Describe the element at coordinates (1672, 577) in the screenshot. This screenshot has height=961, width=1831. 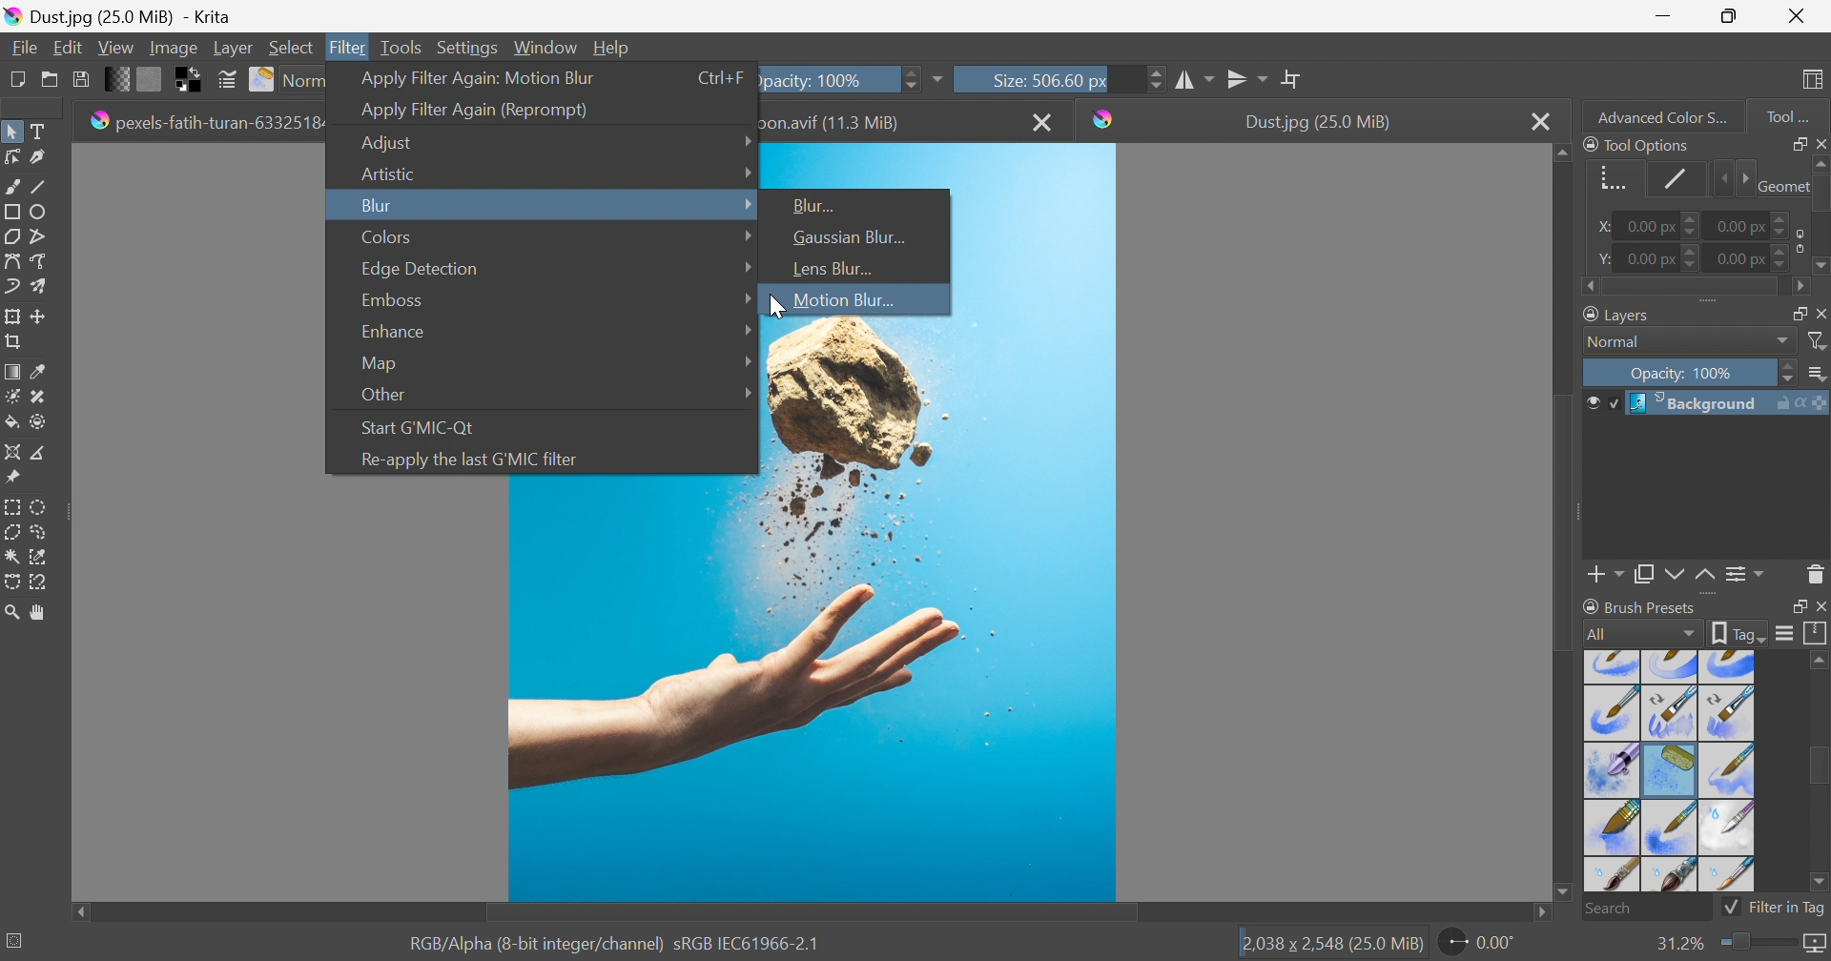
I see `Duplicate layer or mask` at that location.